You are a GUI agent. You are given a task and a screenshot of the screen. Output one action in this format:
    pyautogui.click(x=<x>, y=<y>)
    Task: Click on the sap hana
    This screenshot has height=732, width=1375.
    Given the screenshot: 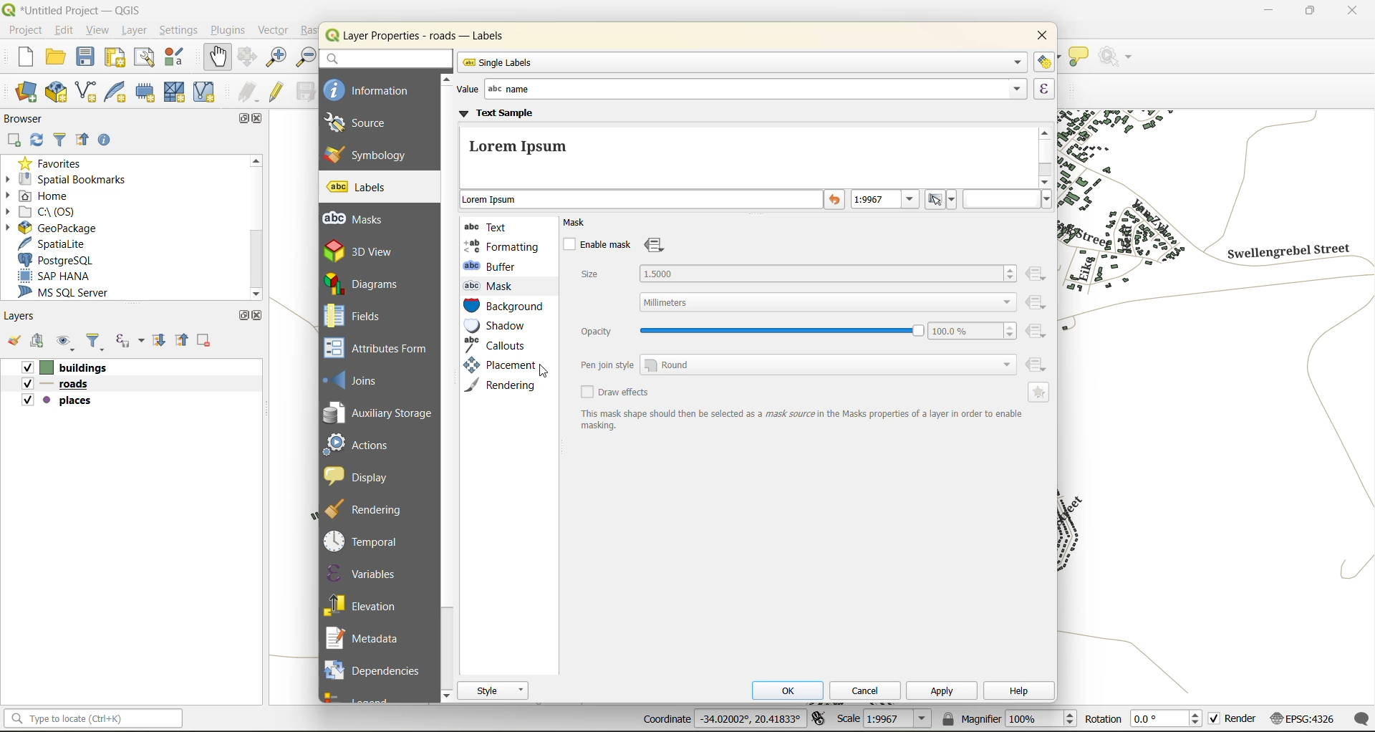 What is the action you would take?
    pyautogui.click(x=55, y=276)
    